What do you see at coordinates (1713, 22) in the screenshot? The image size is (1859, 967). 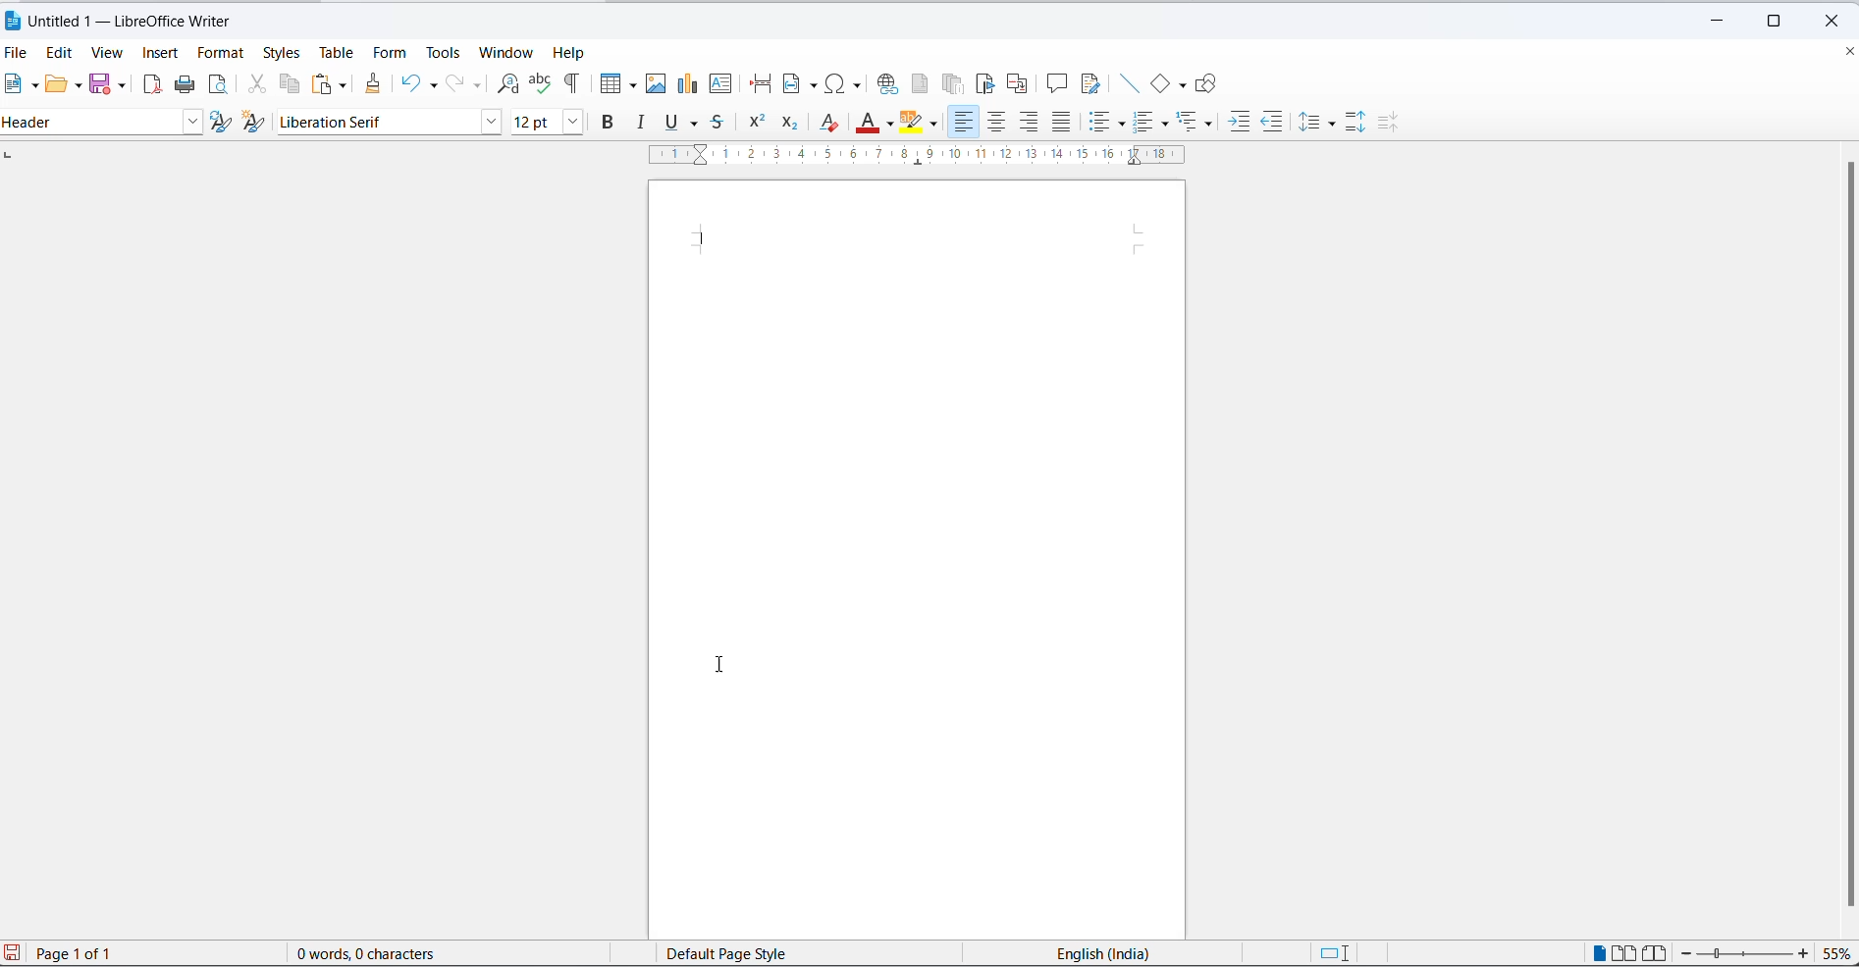 I see `minimize` at bounding box center [1713, 22].